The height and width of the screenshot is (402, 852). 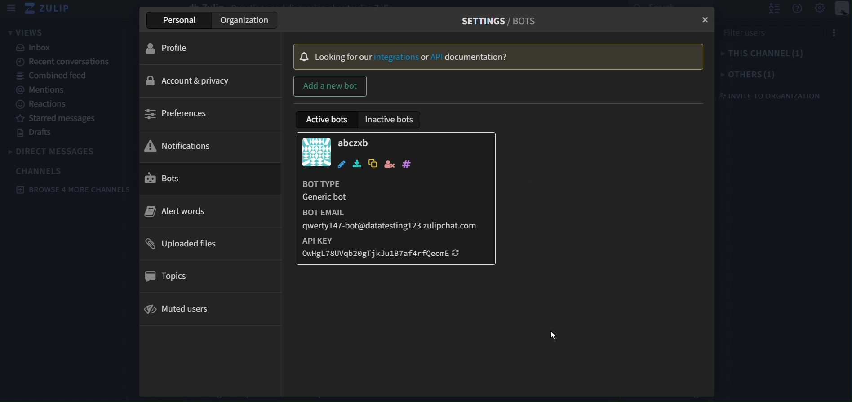 What do you see at coordinates (425, 57) in the screenshot?
I see `or` at bounding box center [425, 57].